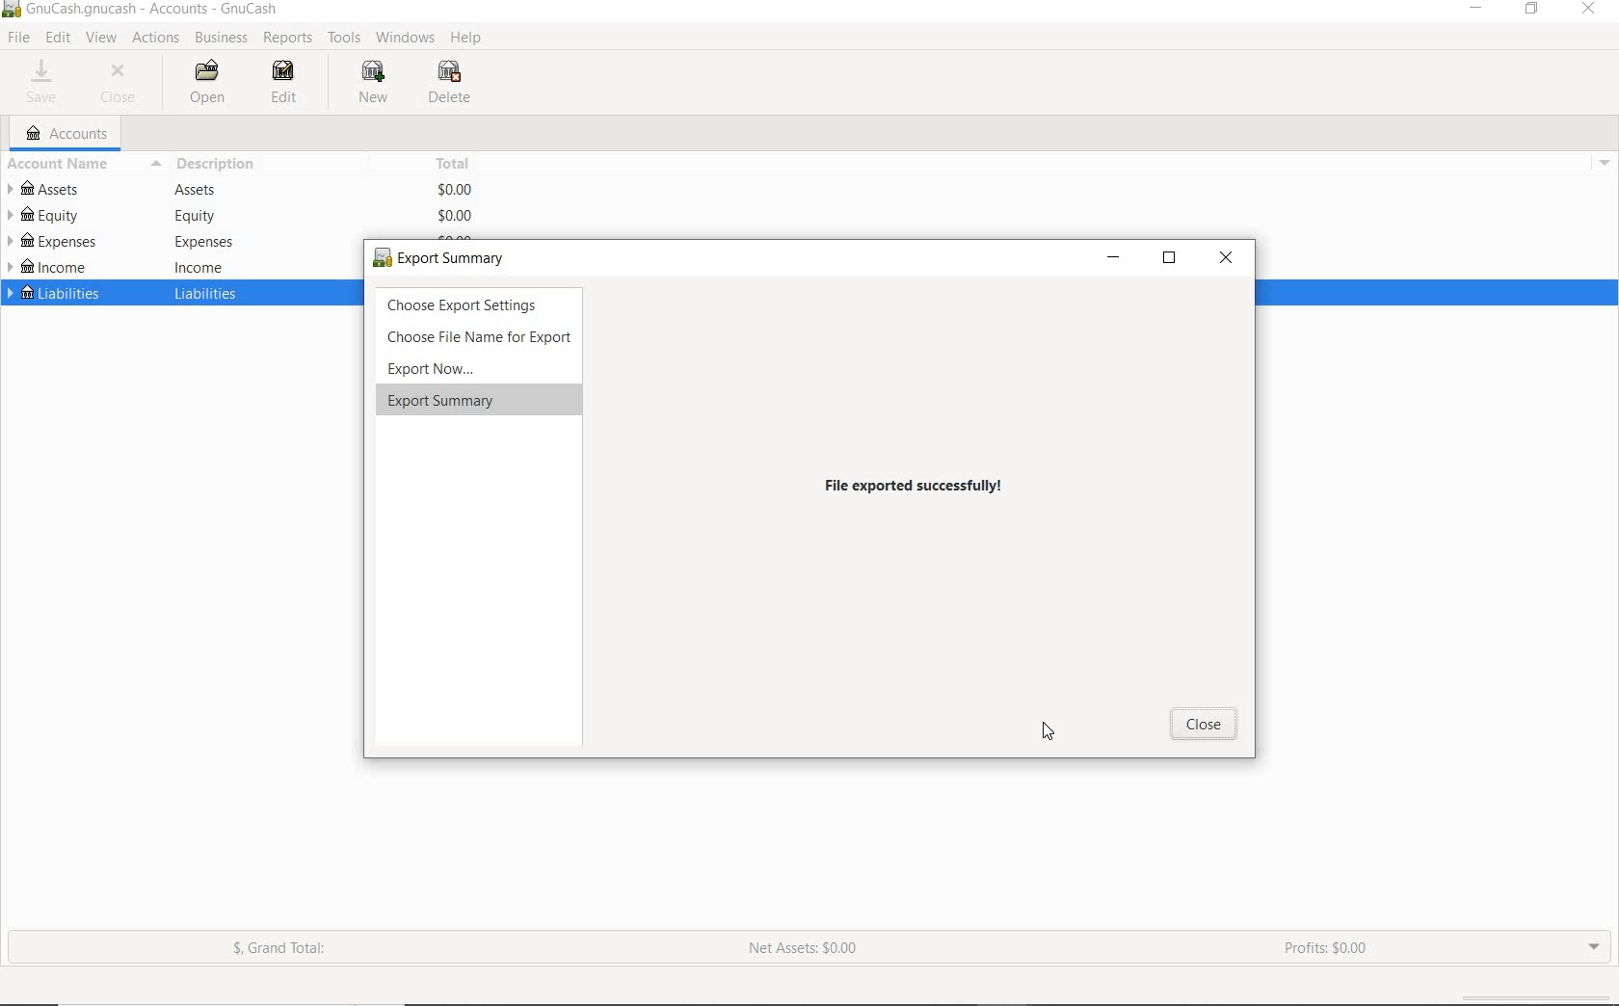 The image size is (1619, 1006). Describe the element at coordinates (46, 82) in the screenshot. I see `SAVE` at that location.